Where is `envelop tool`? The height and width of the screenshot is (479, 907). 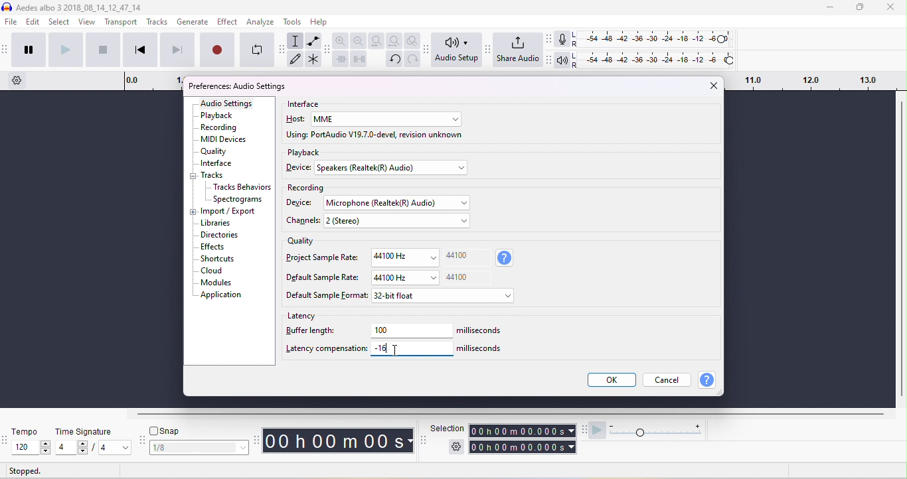 envelop tool is located at coordinates (314, 42).